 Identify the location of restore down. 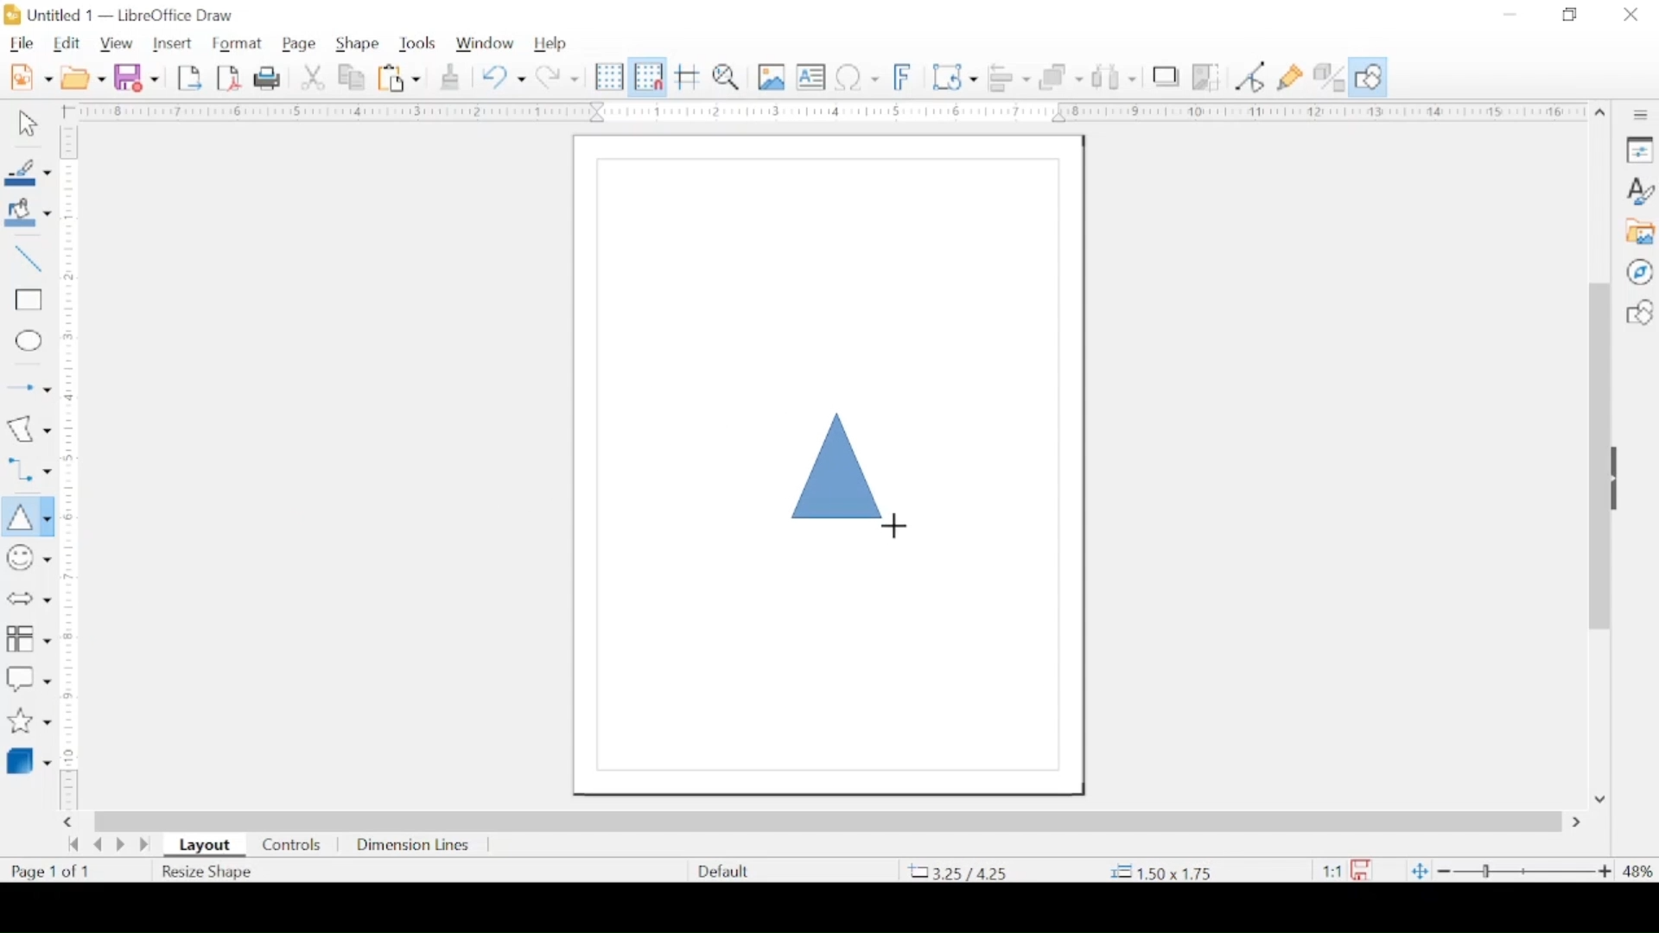
(1568, 15).